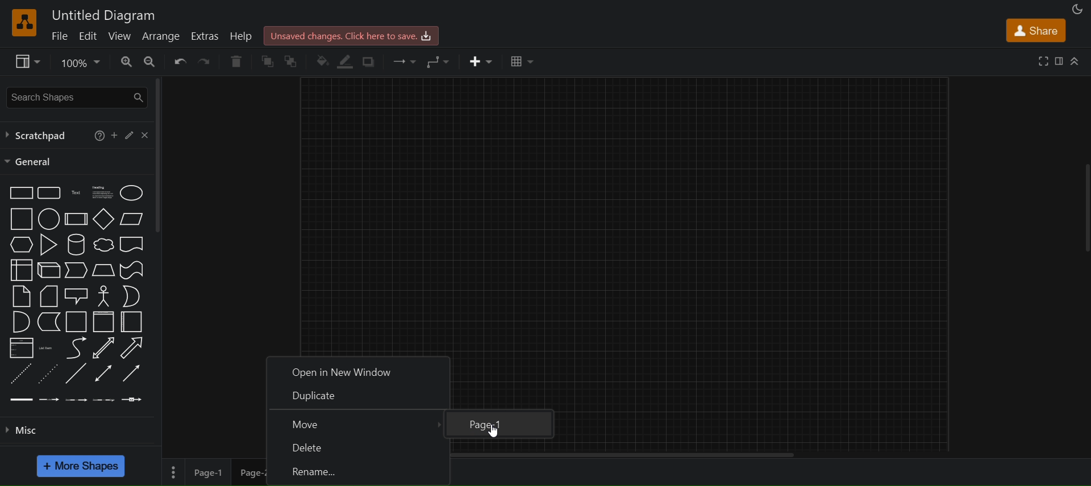 This screenshot has height=486, width=1091. I want to click on search shapes, so click(75, 95).